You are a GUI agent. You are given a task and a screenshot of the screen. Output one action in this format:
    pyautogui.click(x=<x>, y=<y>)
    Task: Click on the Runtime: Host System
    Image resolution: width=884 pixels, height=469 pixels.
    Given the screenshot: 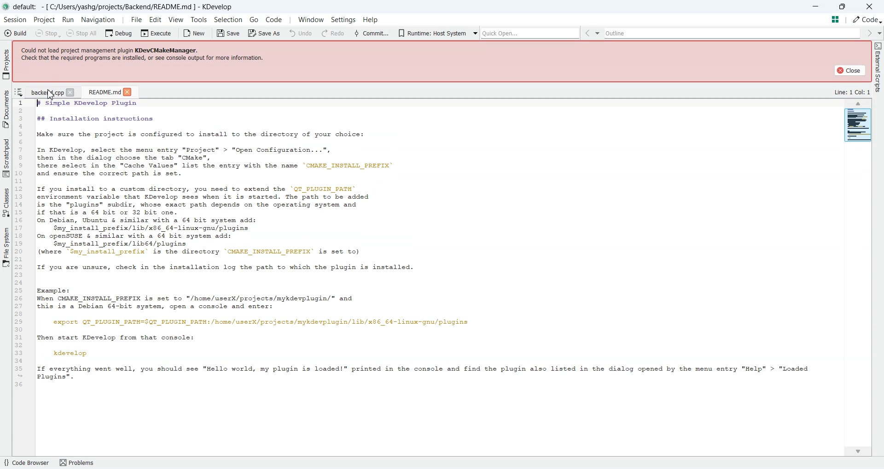 What is the action you would take?
    pyautogui.click(x=295, y=32)
    